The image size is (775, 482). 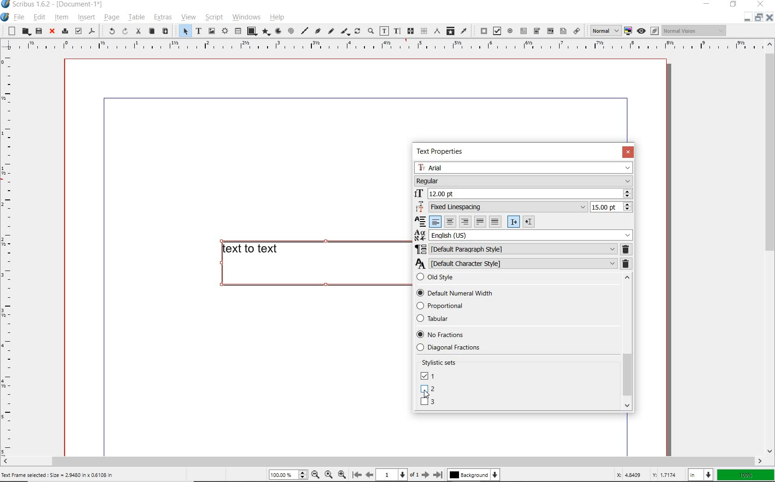 I want to click on edit, so click(x=39, y=17).